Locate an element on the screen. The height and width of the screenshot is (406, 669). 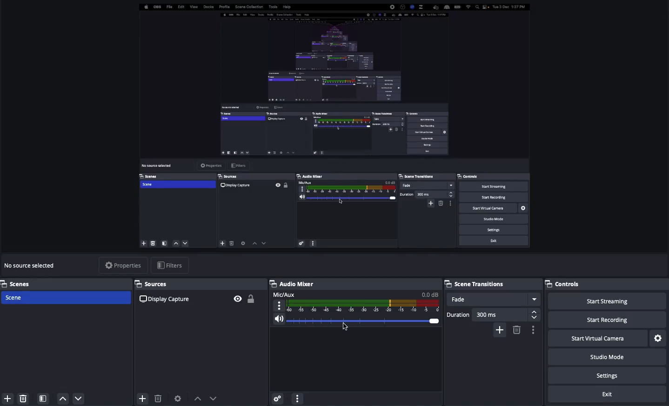
Delete is located at coordinates (158, 399).